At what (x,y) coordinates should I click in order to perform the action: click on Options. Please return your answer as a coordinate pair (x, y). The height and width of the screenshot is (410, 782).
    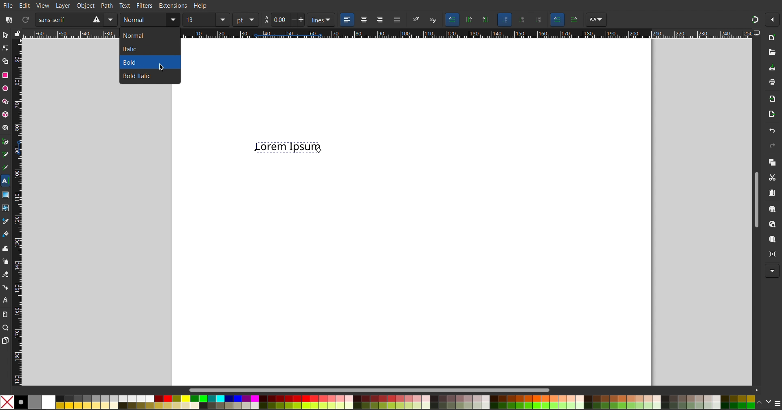
    Looking at the image, I should click on (774, 20).